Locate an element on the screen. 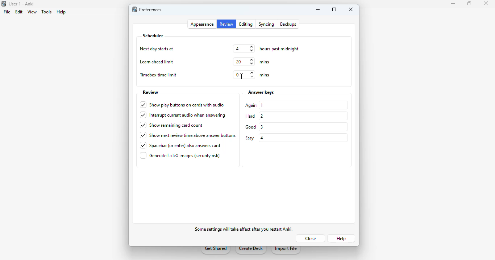 This screenshot has height=260, width=495. close is located at coordinates (312, 238).